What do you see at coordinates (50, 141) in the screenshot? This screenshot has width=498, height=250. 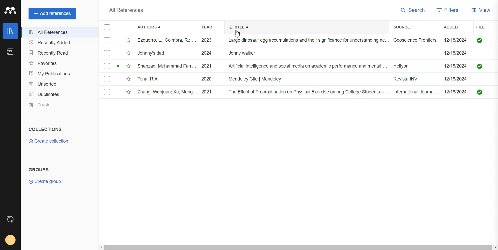 I see `Create collection` at bounding box center [50, 141].